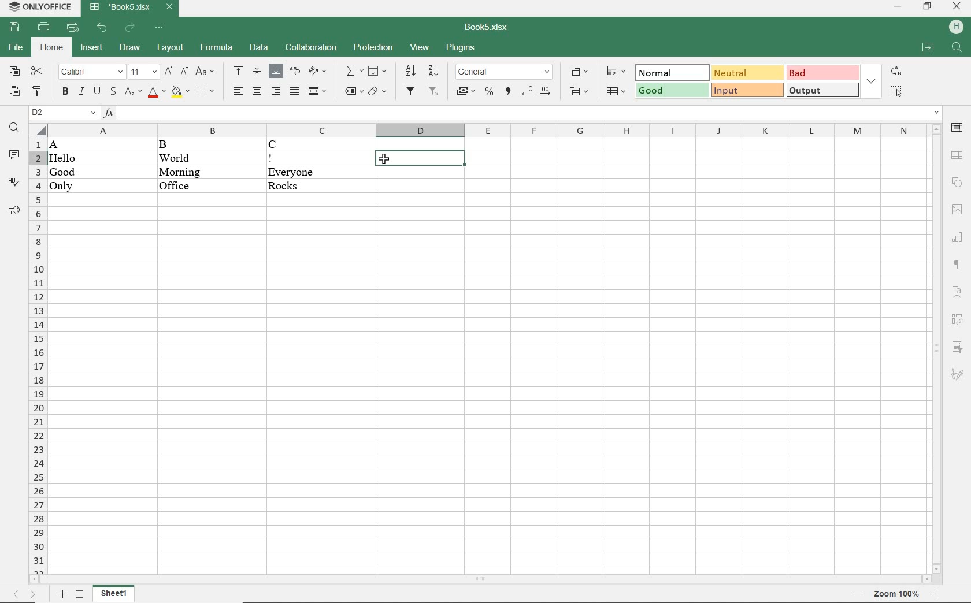 The width and height of the screenshot is (971, 603). Describe the element at coordinates (312, 145) in the screenshot. I see `C` at that location.